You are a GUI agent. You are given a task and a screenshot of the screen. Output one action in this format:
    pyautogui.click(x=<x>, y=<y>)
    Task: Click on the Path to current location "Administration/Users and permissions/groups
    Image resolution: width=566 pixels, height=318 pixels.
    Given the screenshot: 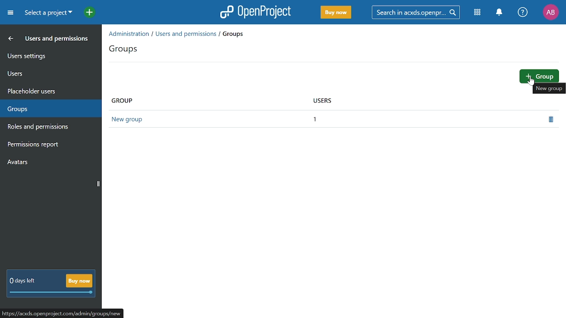 What is the action you would take?
    pyautogui.click(x=176, y=34)
    